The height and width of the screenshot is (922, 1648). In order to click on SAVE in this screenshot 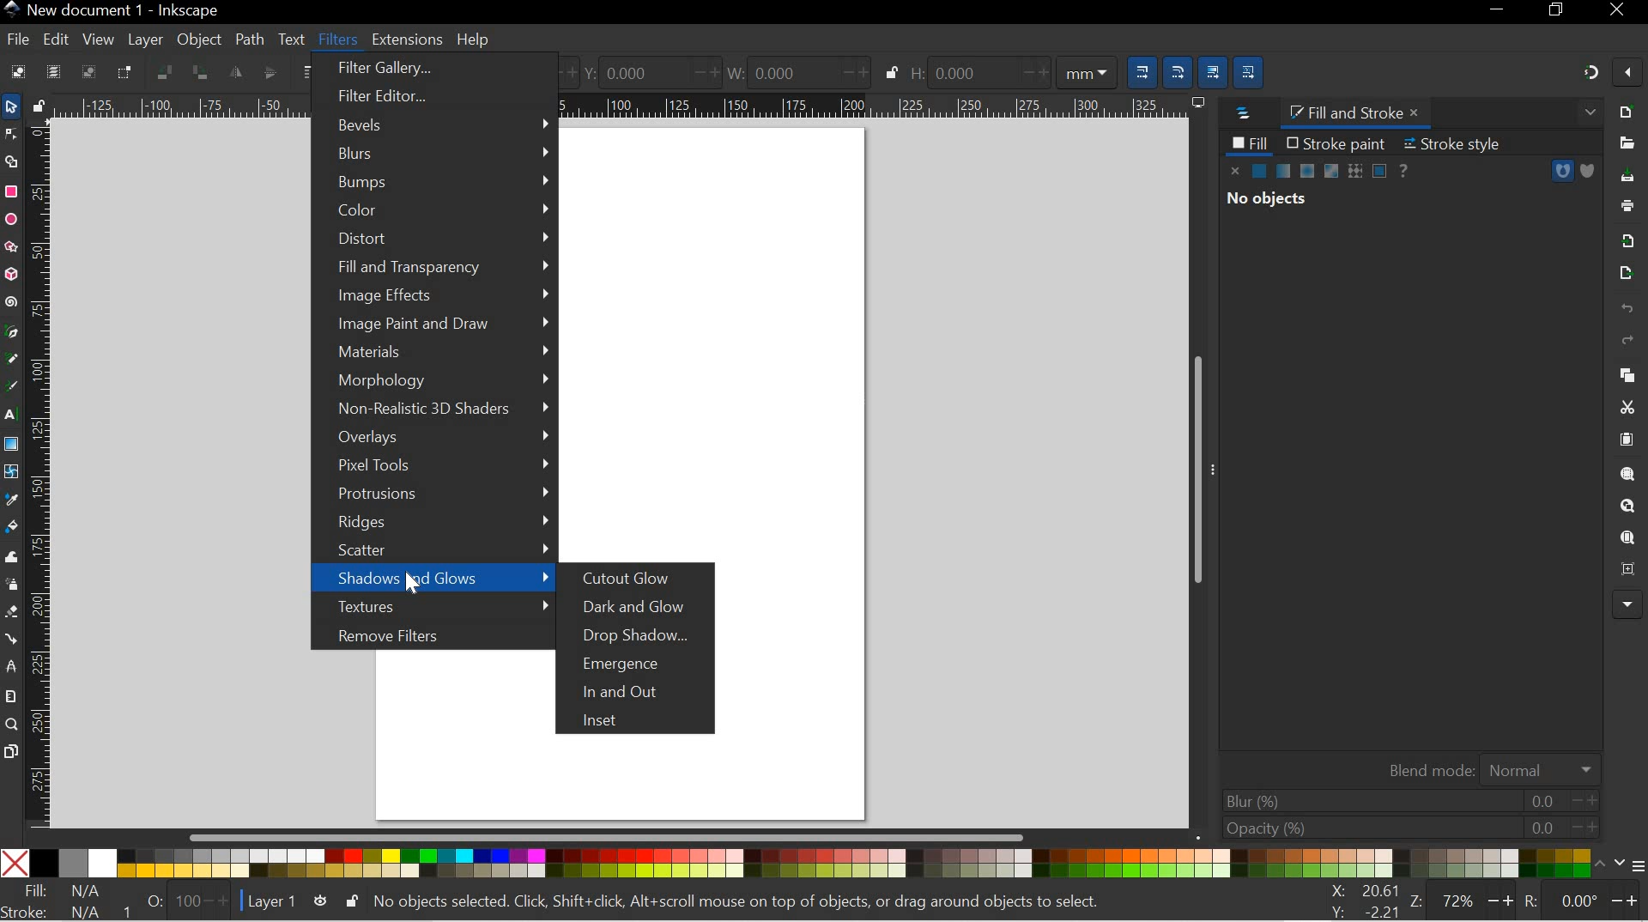, I will do `click(1629, 177)`.